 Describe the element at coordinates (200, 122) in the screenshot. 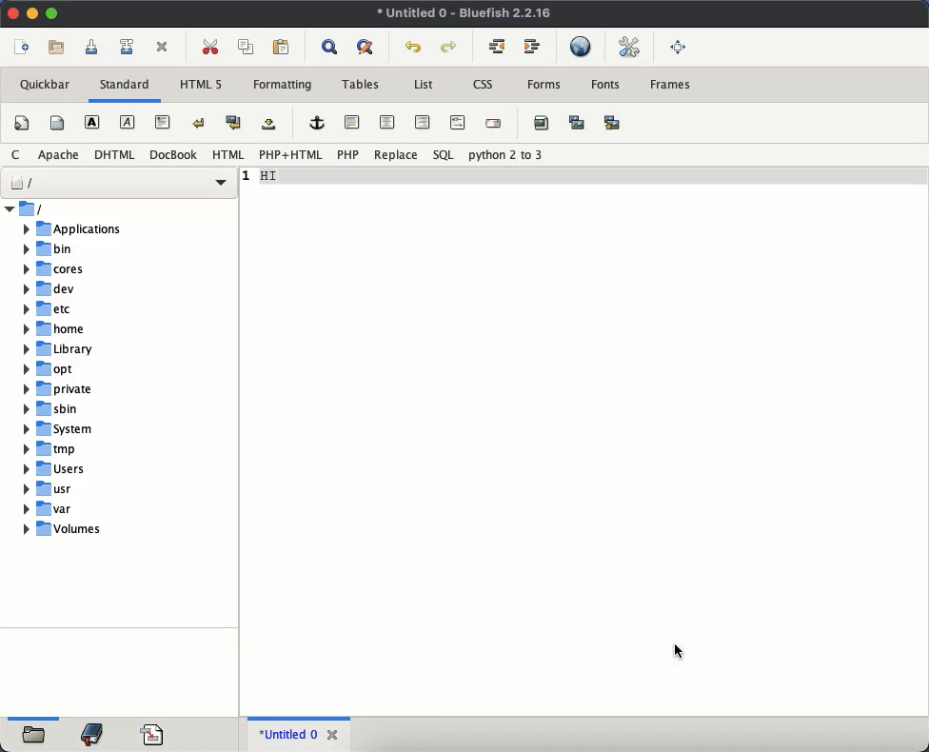

I see `break` at that location.